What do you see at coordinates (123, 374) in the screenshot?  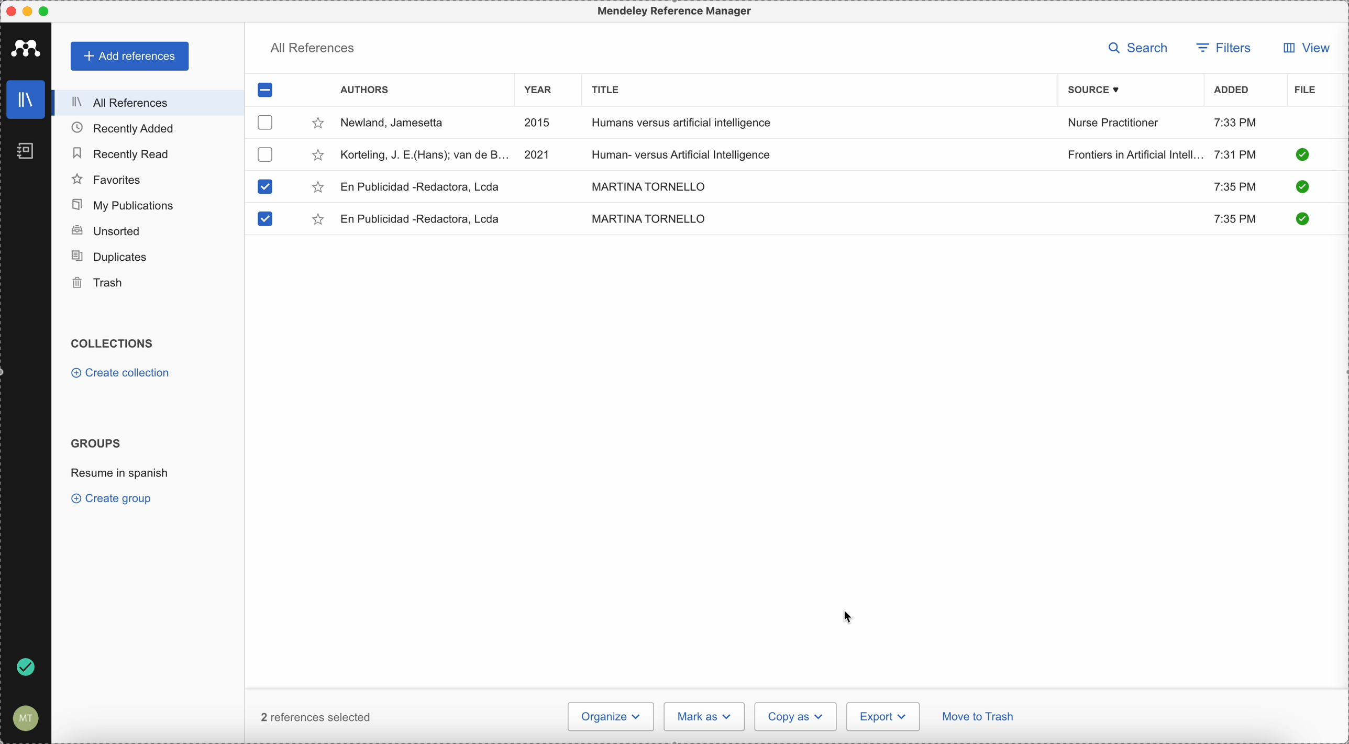 I see `create collection` at bounding box center [123, 374].